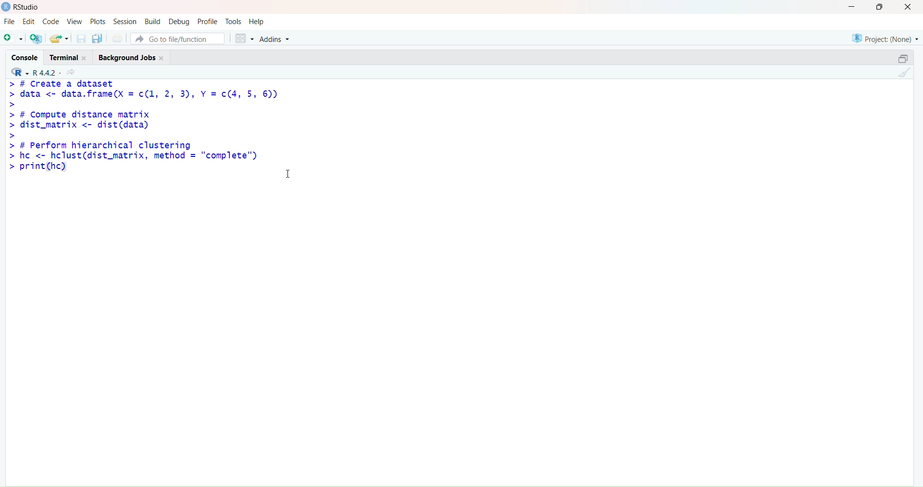  I want to click on RStudio, so click(24, 8).